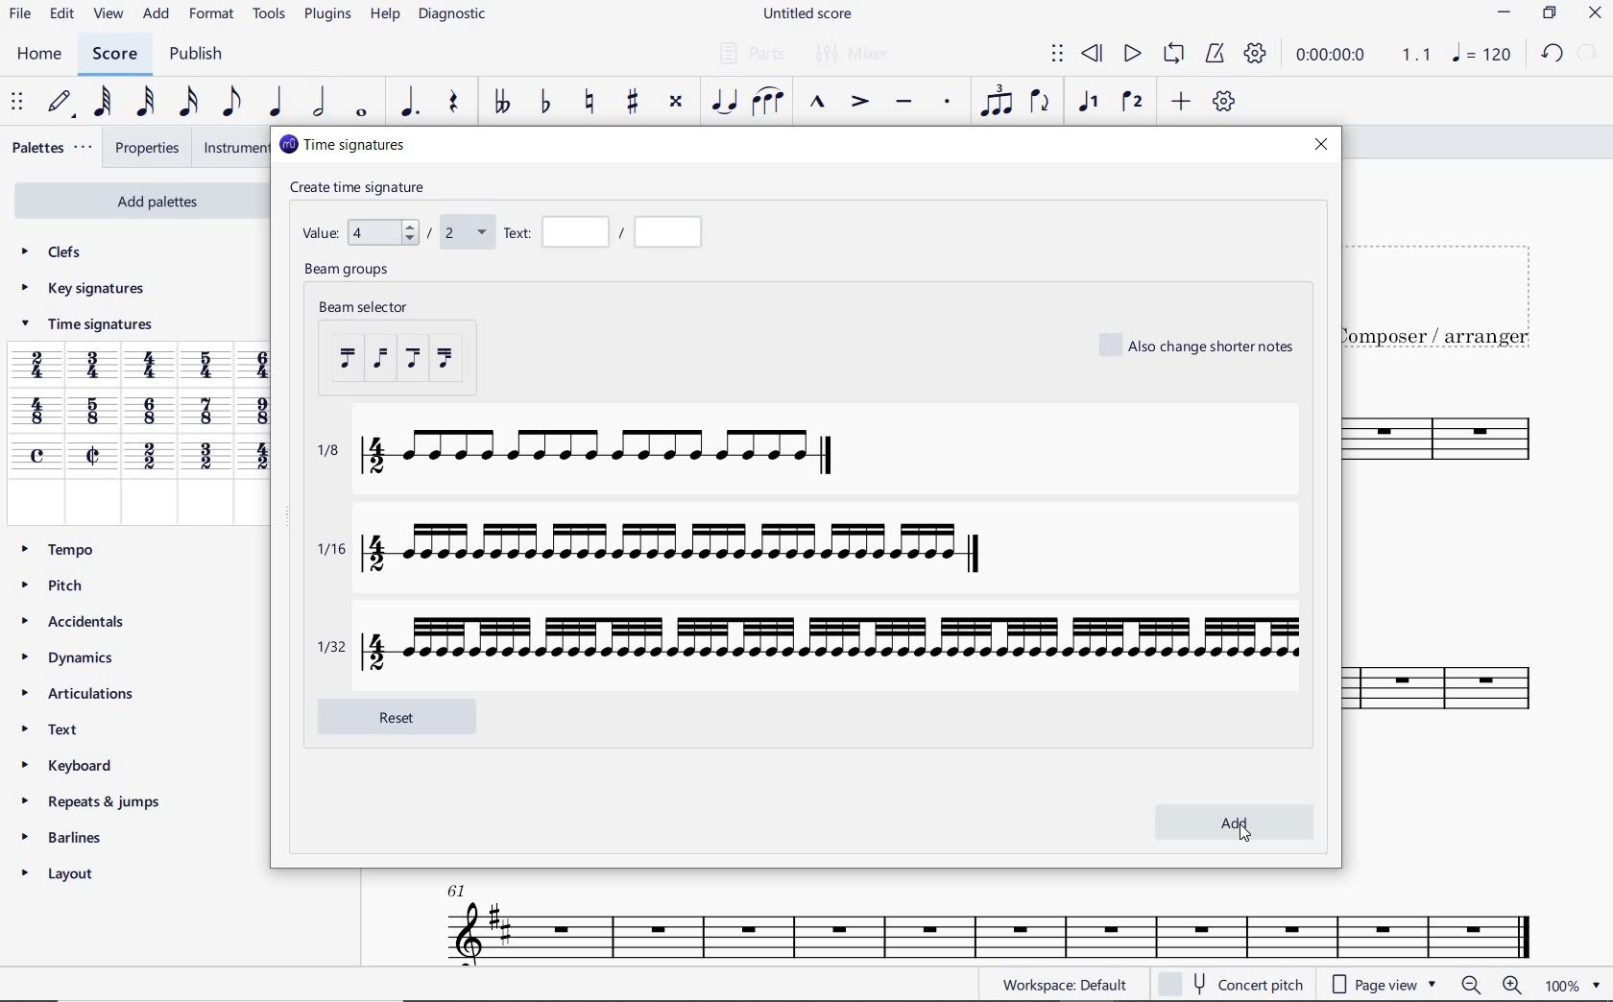 The width and height of the screenshot is (1613, 1002). Describe the element at coordinates (1550, 52) in the screenshot. I see `UNDO` at that location.